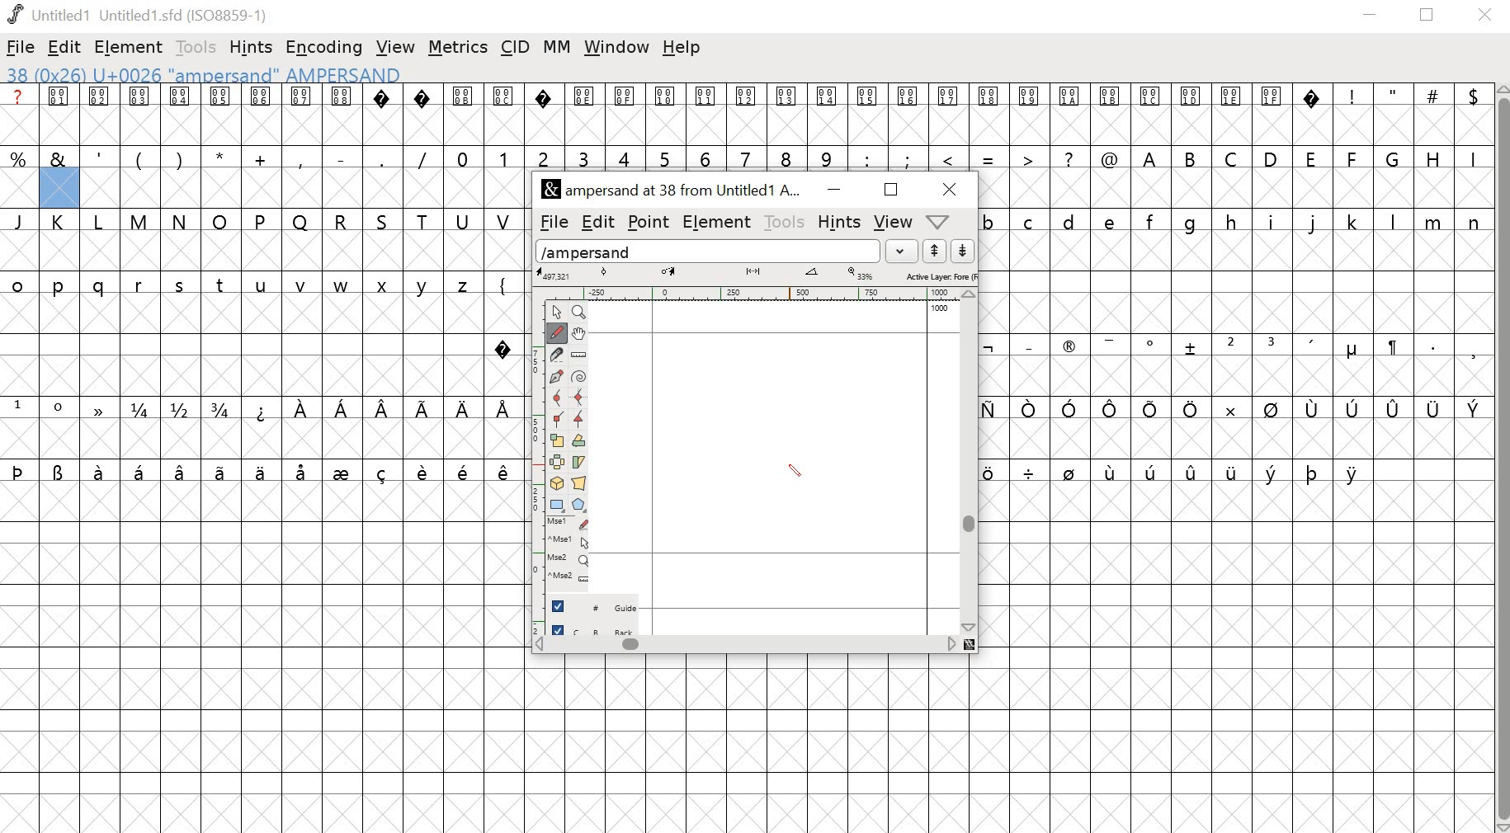 The height and width of the screenshot is (833, 1510). Describe the element at coordinates (544, 115) in the screenshot. I see `?` at that location.